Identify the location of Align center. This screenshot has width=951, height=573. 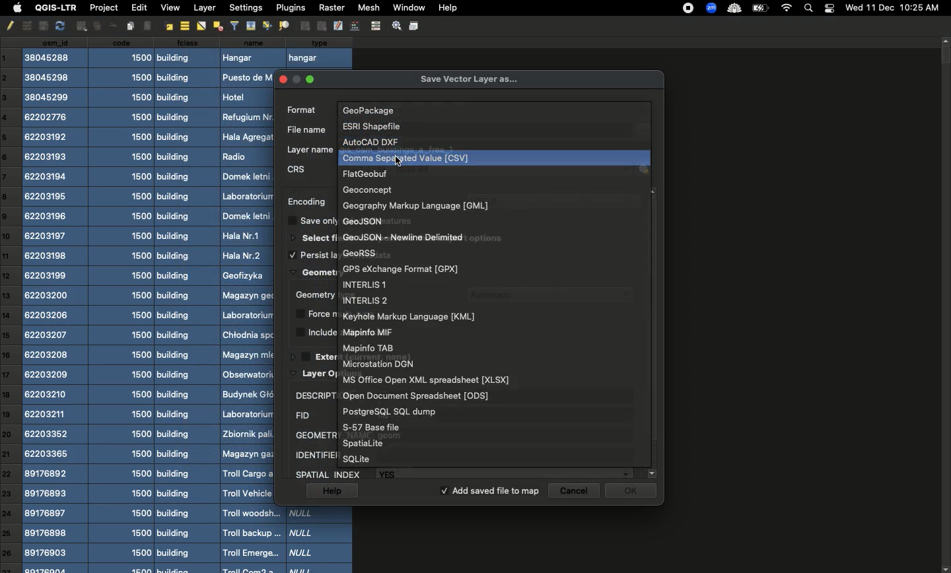
(184, 26).